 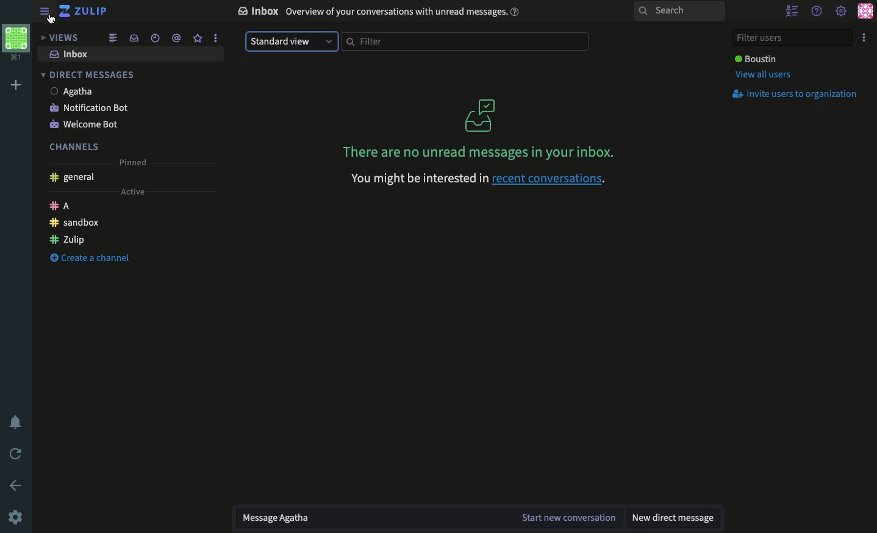 What do you see at coordinates (817, 12) in the screenshot?
I see `Help` at bounding box center [817, 12].